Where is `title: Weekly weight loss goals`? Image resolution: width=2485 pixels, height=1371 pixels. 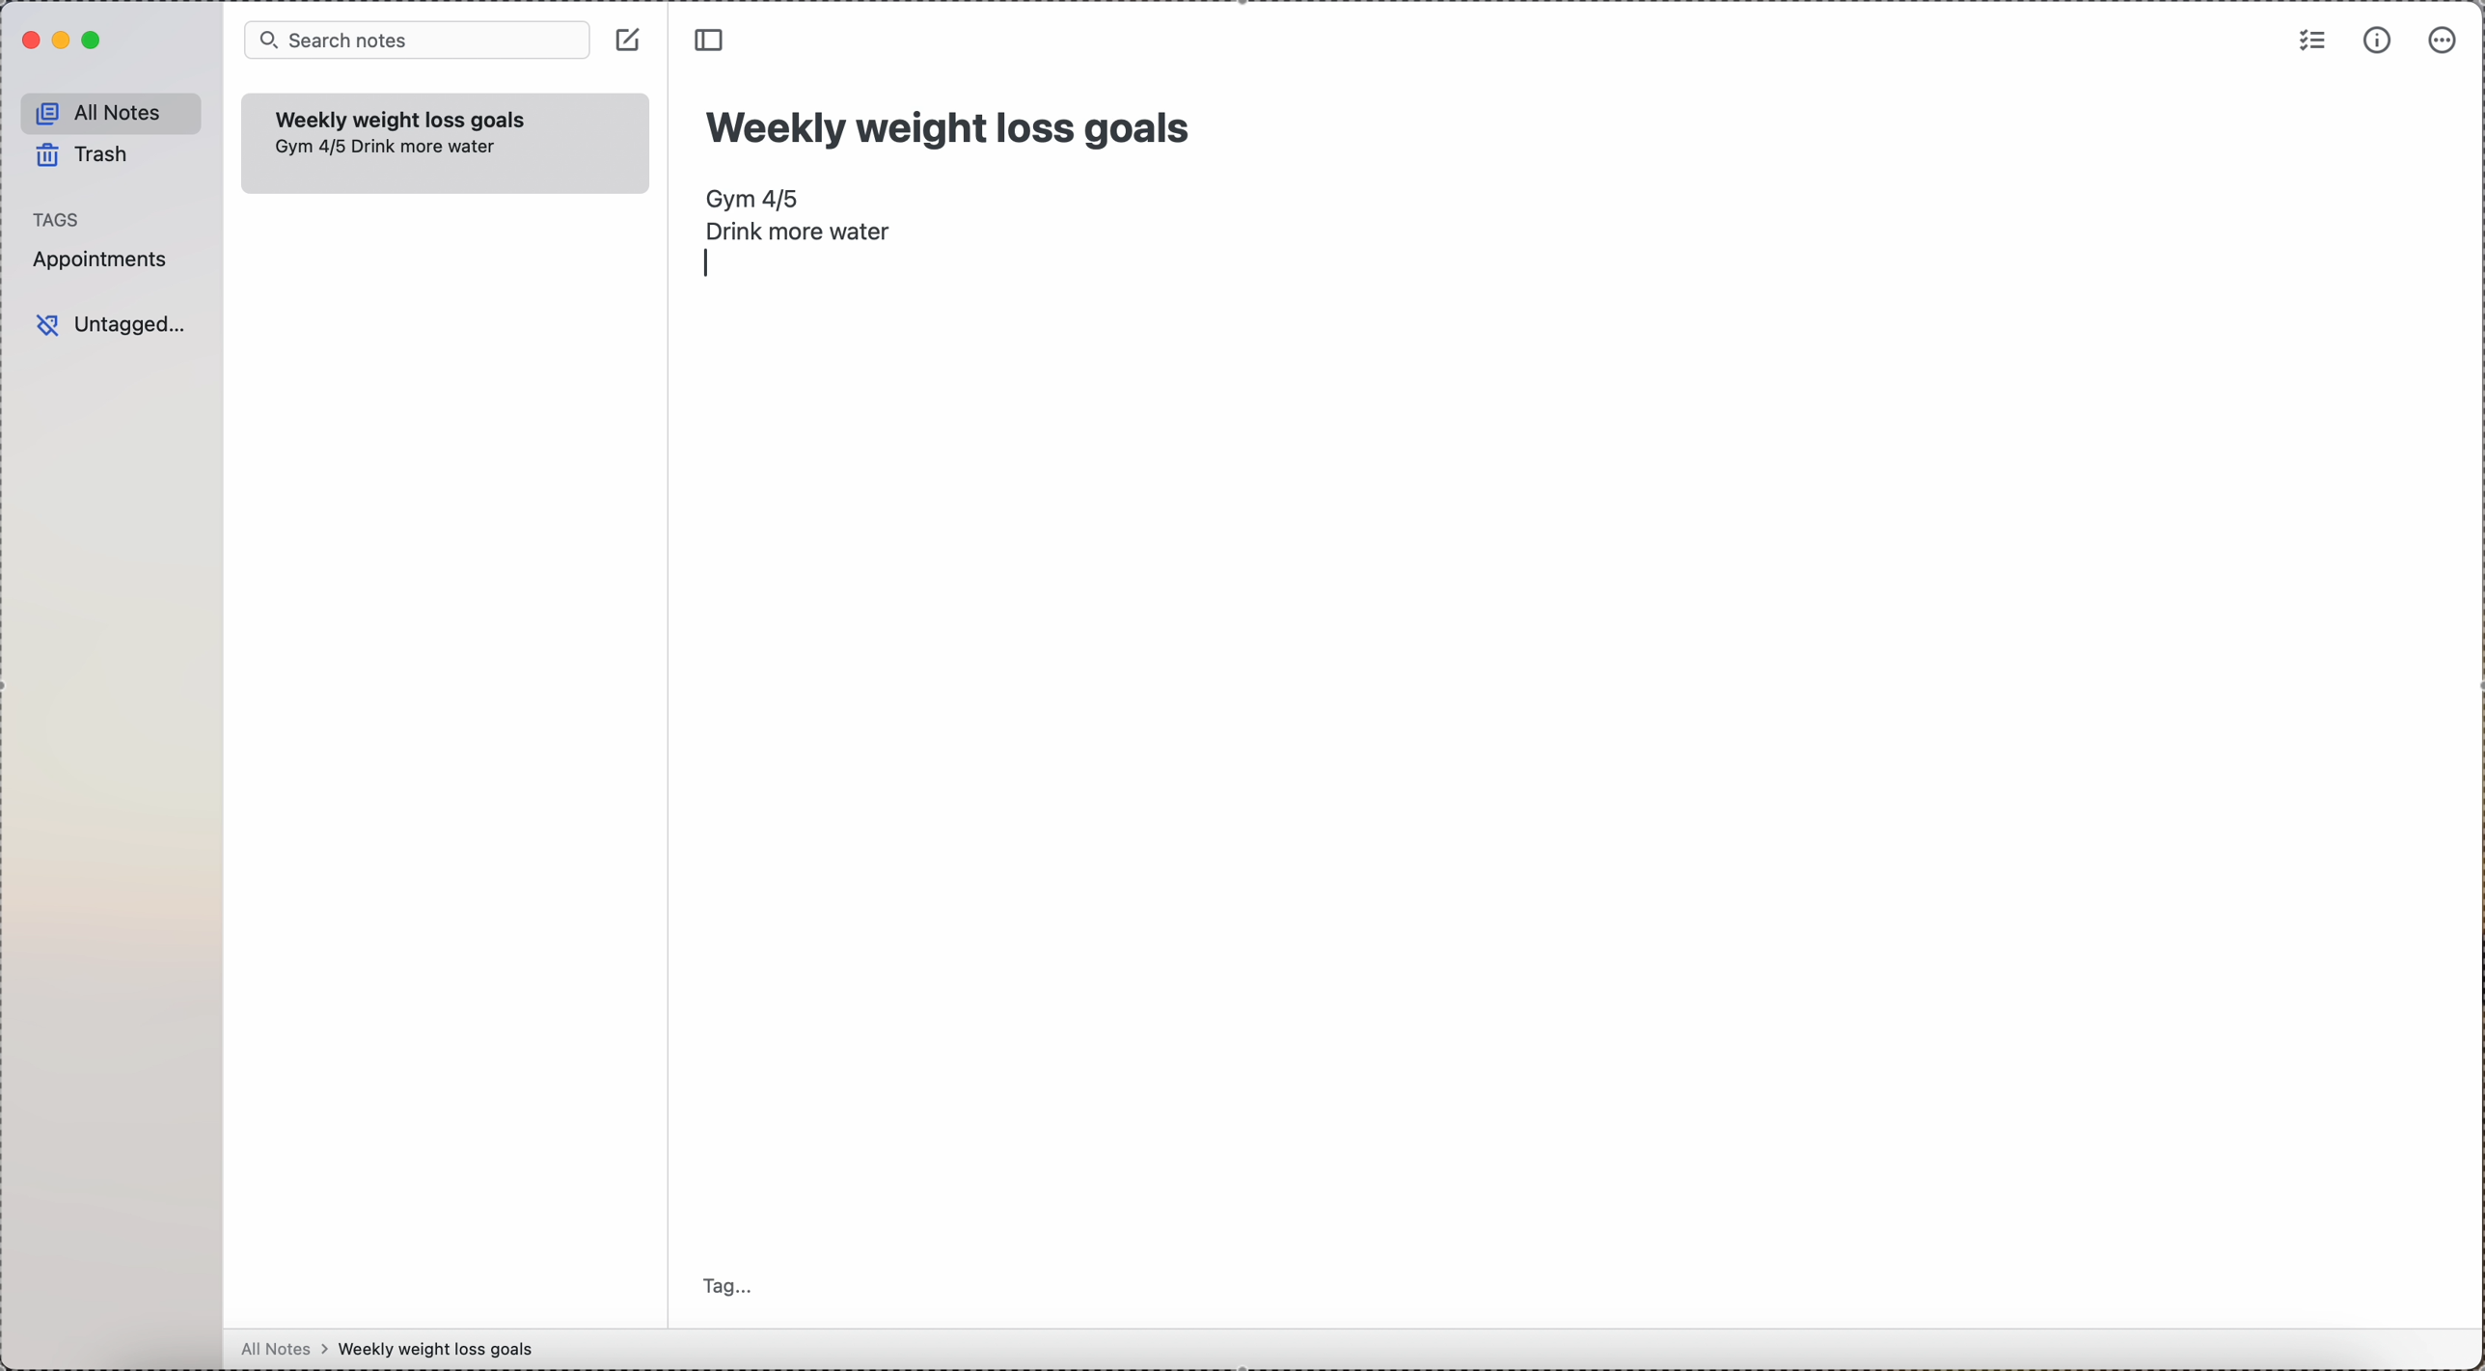
title: Weekly weight loss goals is located at coordinates (953, 123).